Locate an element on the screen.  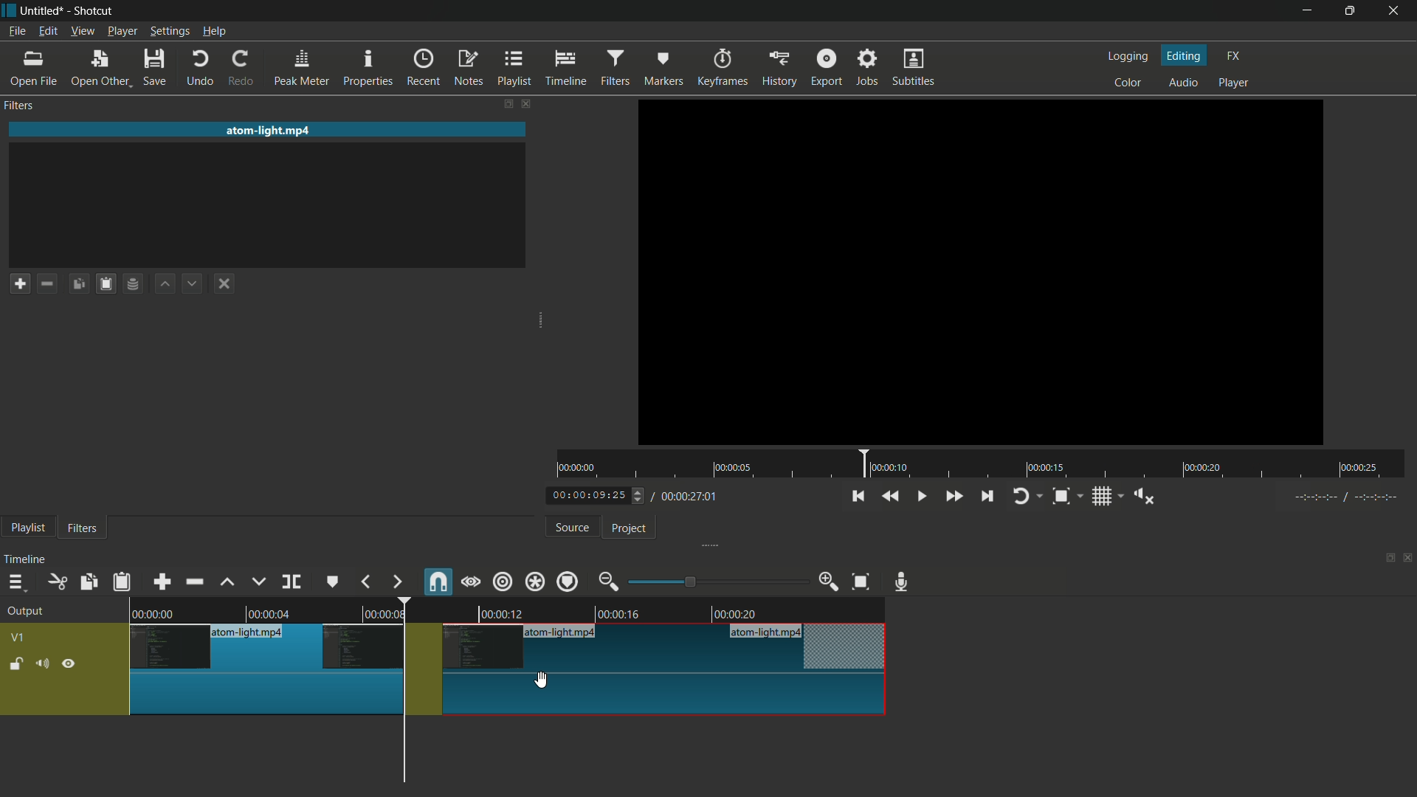
project name is located at coordinates (45, 11).